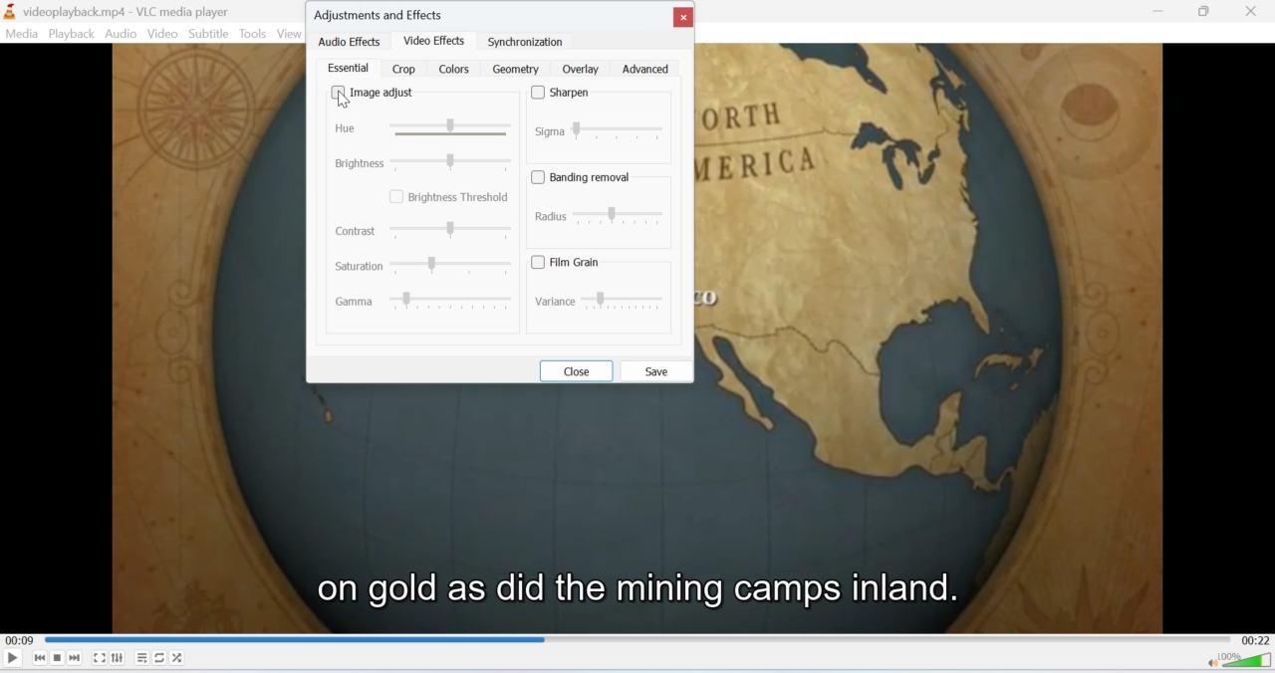  I want to click on Play/Pause, so click(13, 657).